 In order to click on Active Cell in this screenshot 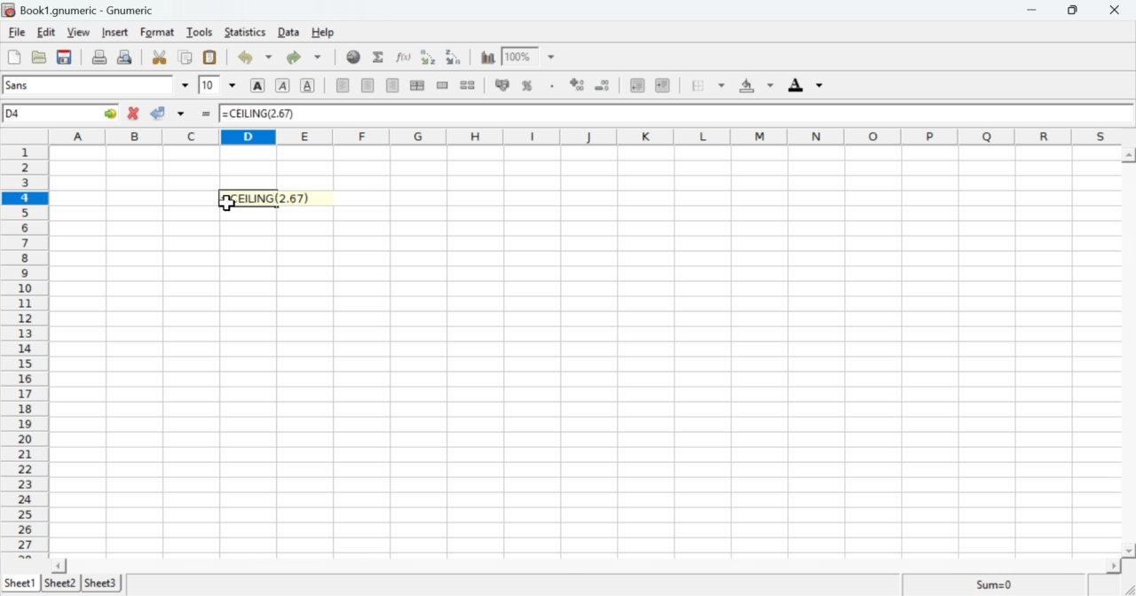, I will do `click(62, 114)`.